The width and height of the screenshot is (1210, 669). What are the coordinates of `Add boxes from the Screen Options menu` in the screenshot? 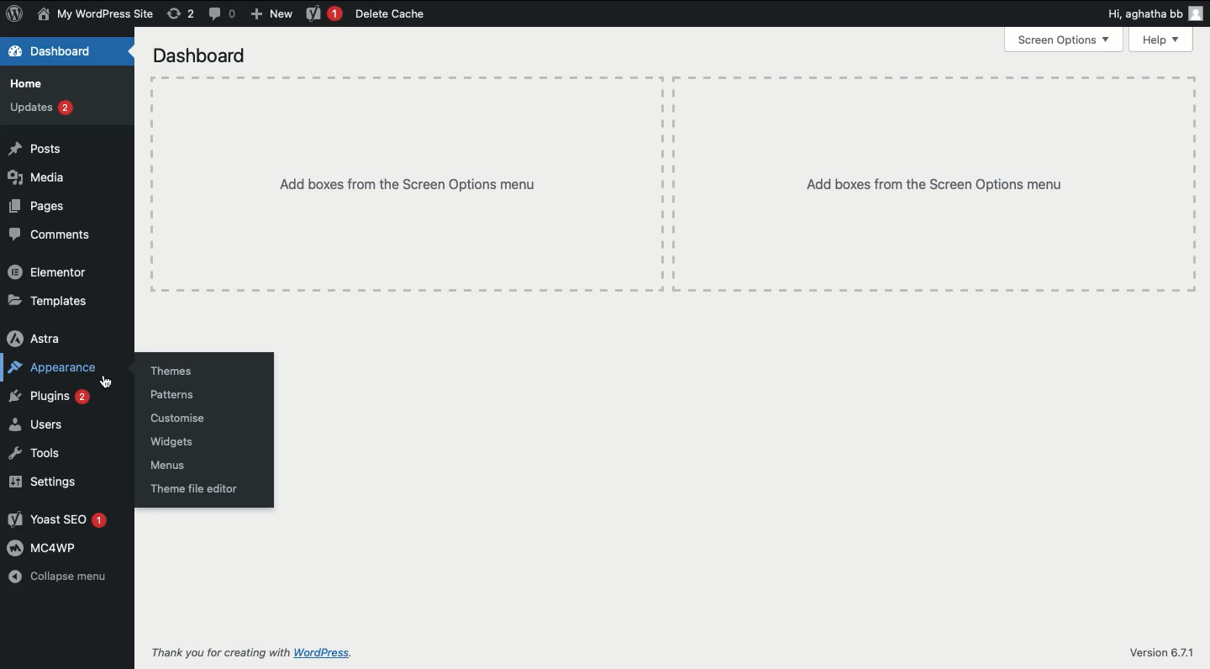 It's located at (929, 184).